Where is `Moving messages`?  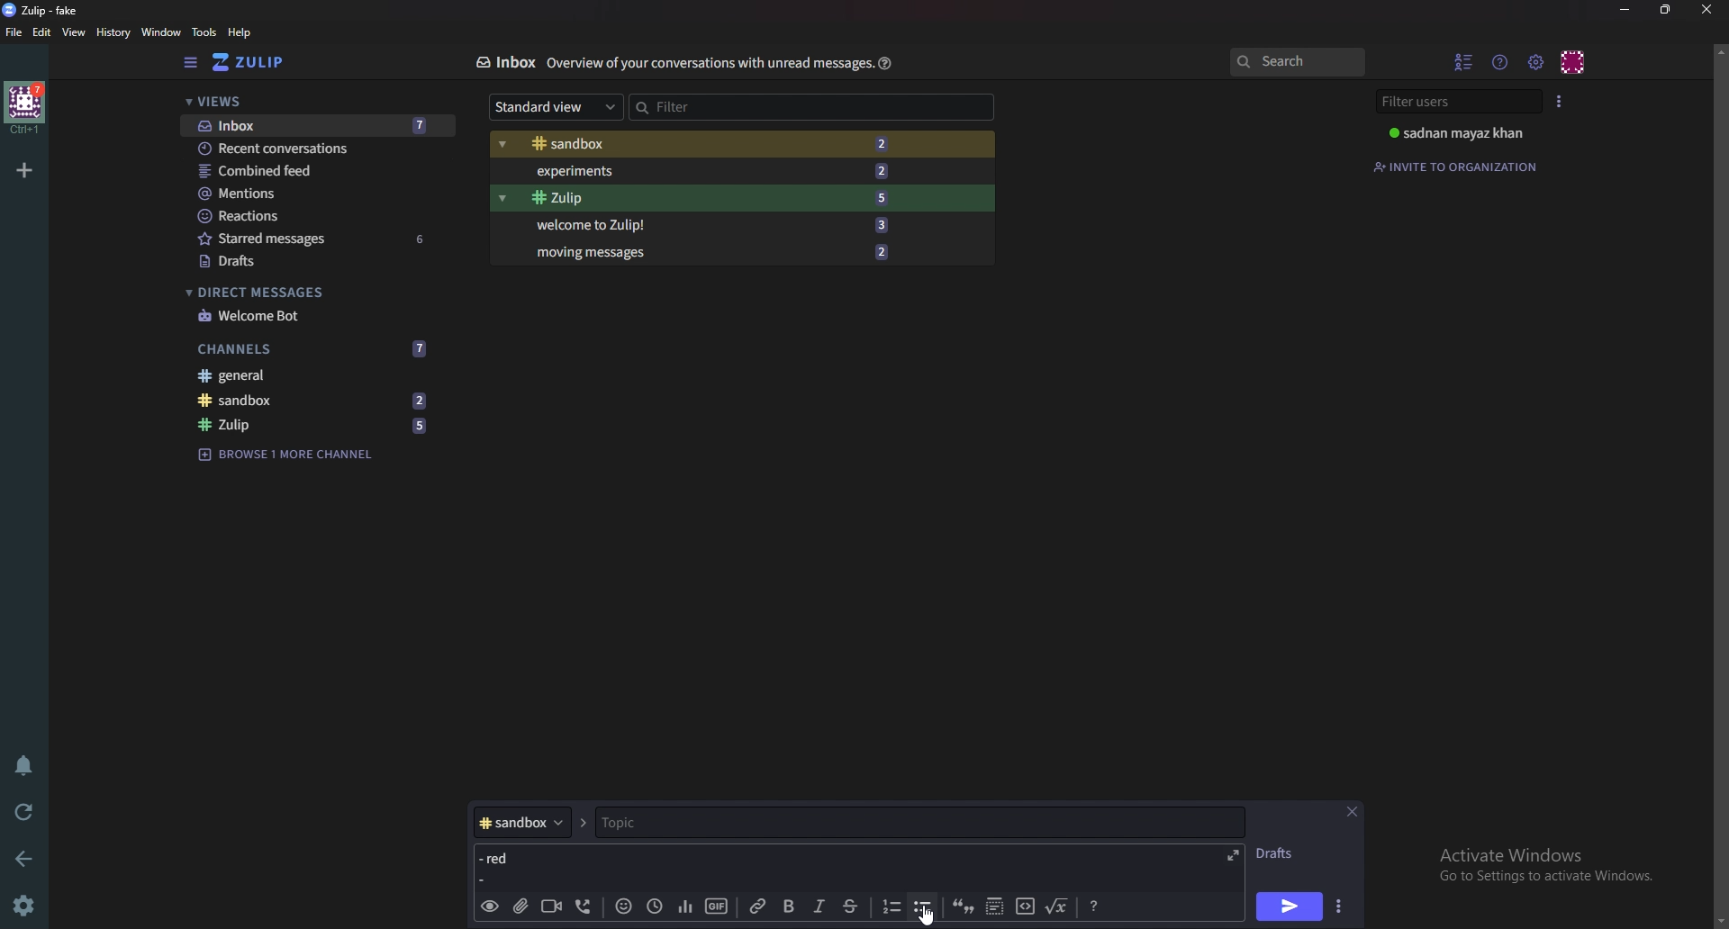 Moving messages is located at coordinates (711, 250).